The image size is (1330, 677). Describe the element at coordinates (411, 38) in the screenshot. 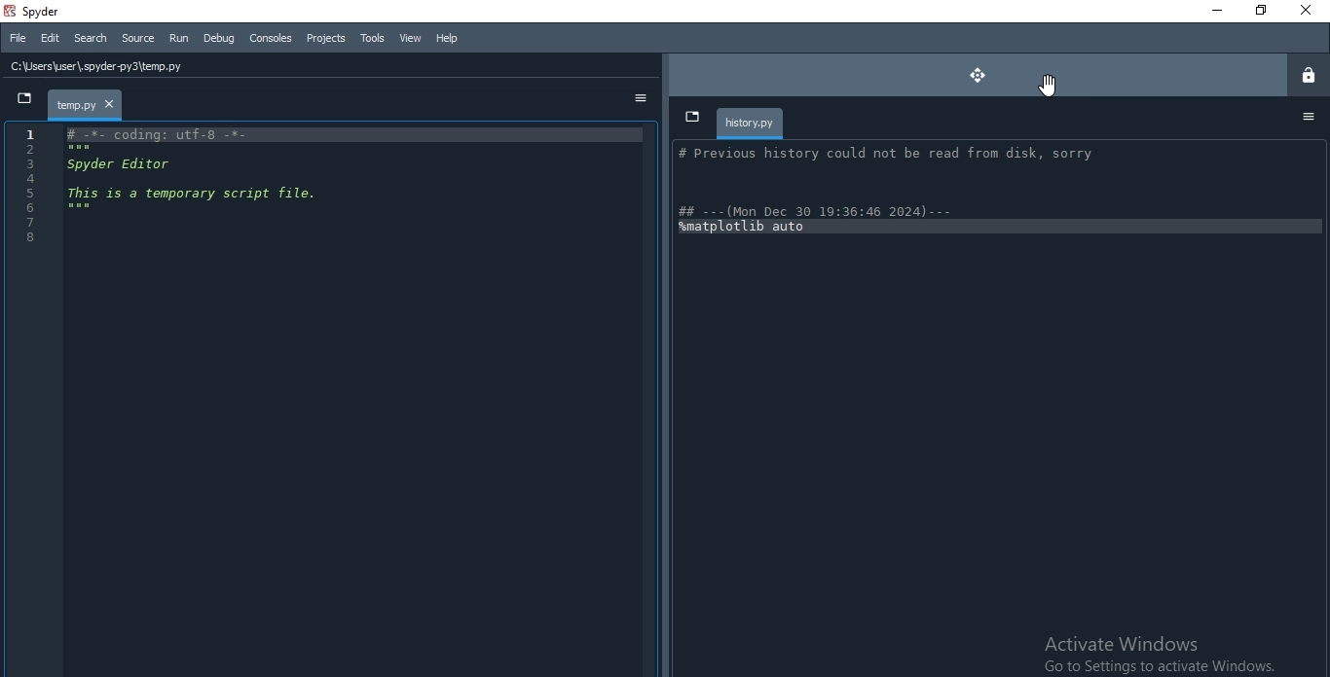

I see `View` at that location.